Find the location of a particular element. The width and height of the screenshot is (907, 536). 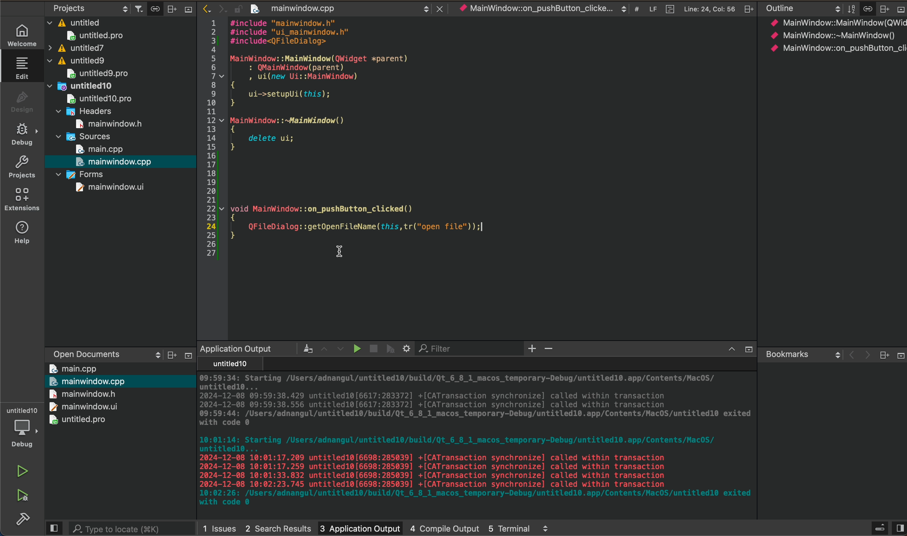

mainwindow.cpp is located at coordinates (116, 161).